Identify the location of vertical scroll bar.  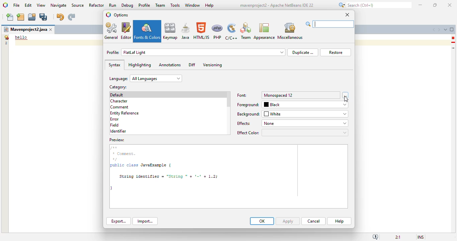
(229, 100).